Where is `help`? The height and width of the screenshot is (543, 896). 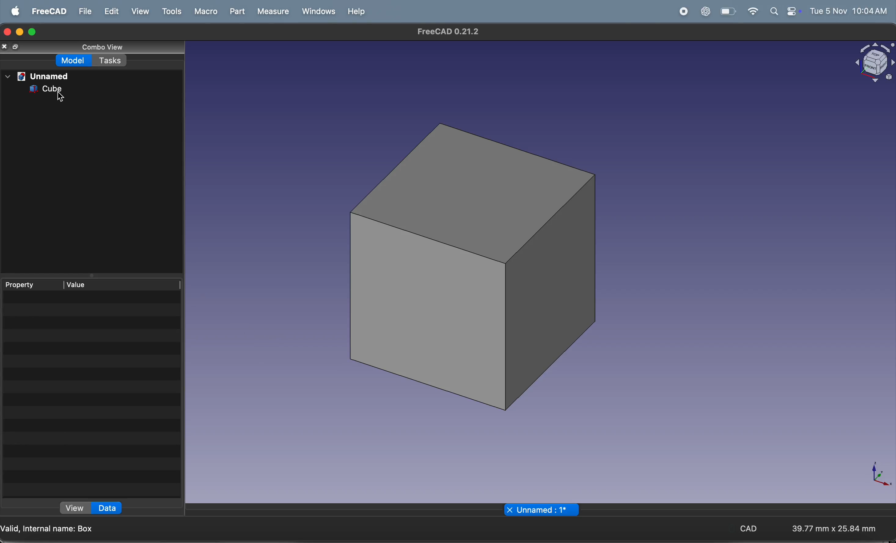 help is located at coordinates (357, 11).